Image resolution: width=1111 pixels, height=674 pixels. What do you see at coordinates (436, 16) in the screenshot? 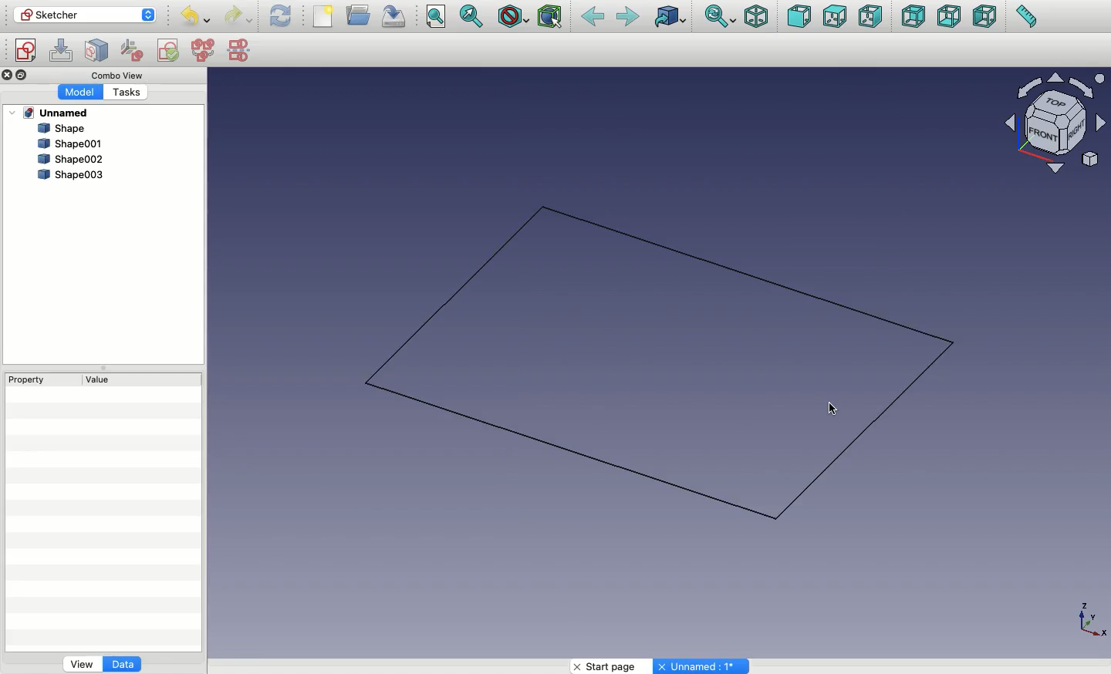
I see `Fit all` at bounding box center [436, 16].